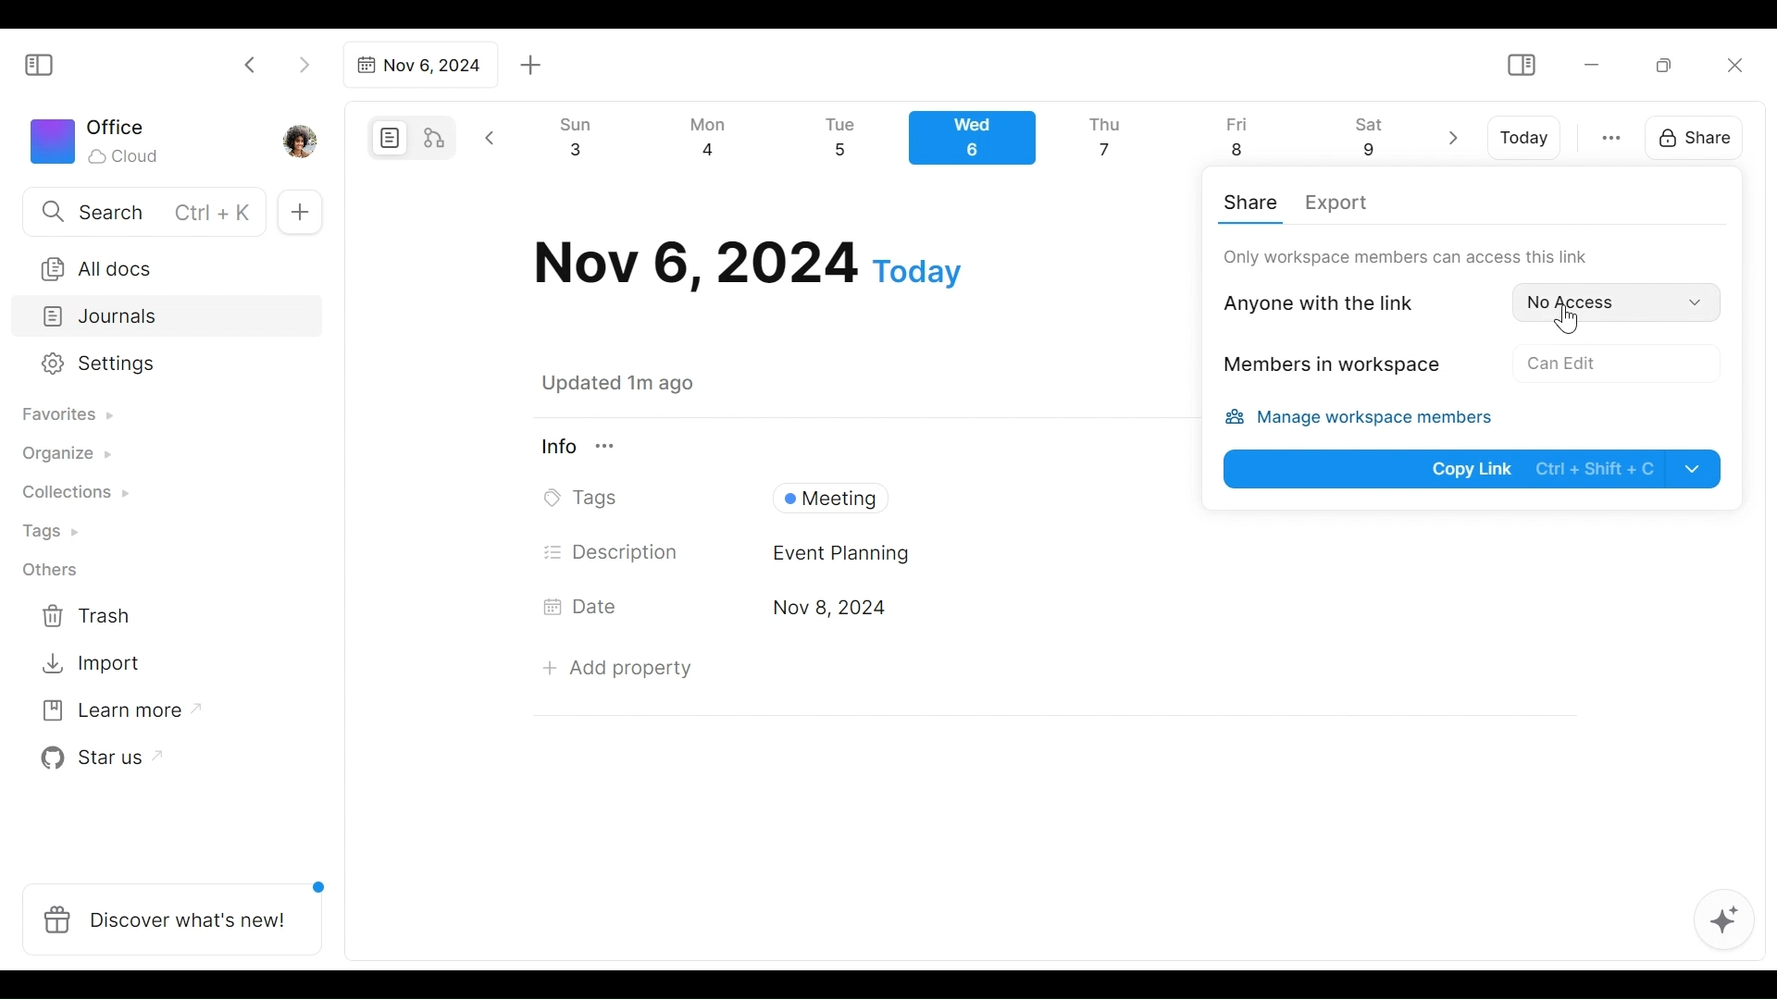 Image resolution: width=1777 pixels, height=999 pixels. Describe the element at coordinates (531, 66) in the screenshot. I see `Add new tab` at that location.